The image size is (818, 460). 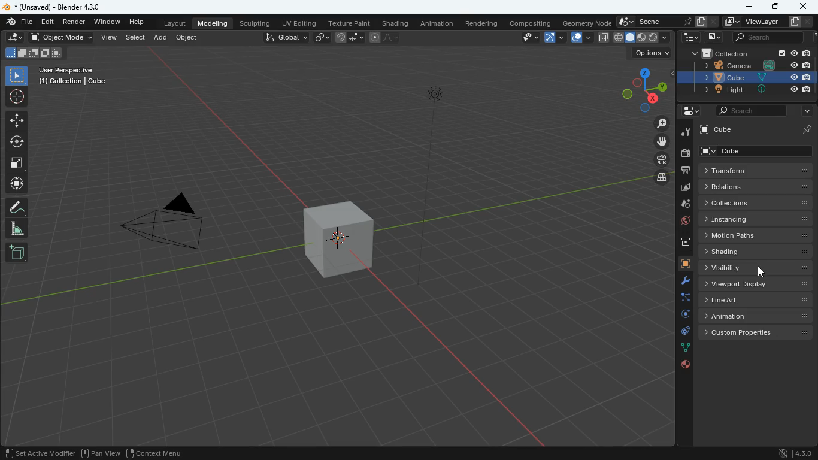 What do you see at coordinates (683, 347) in the screenshot?
I see `connections` at bounding box center [683, 347].